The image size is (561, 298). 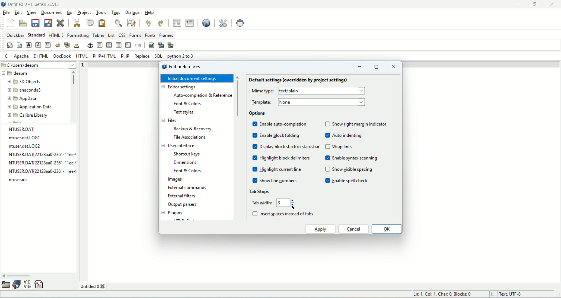 What do you see at coordinates (4, 4) in the screenshot?
I see `logo` at bounding box center [4, 4].